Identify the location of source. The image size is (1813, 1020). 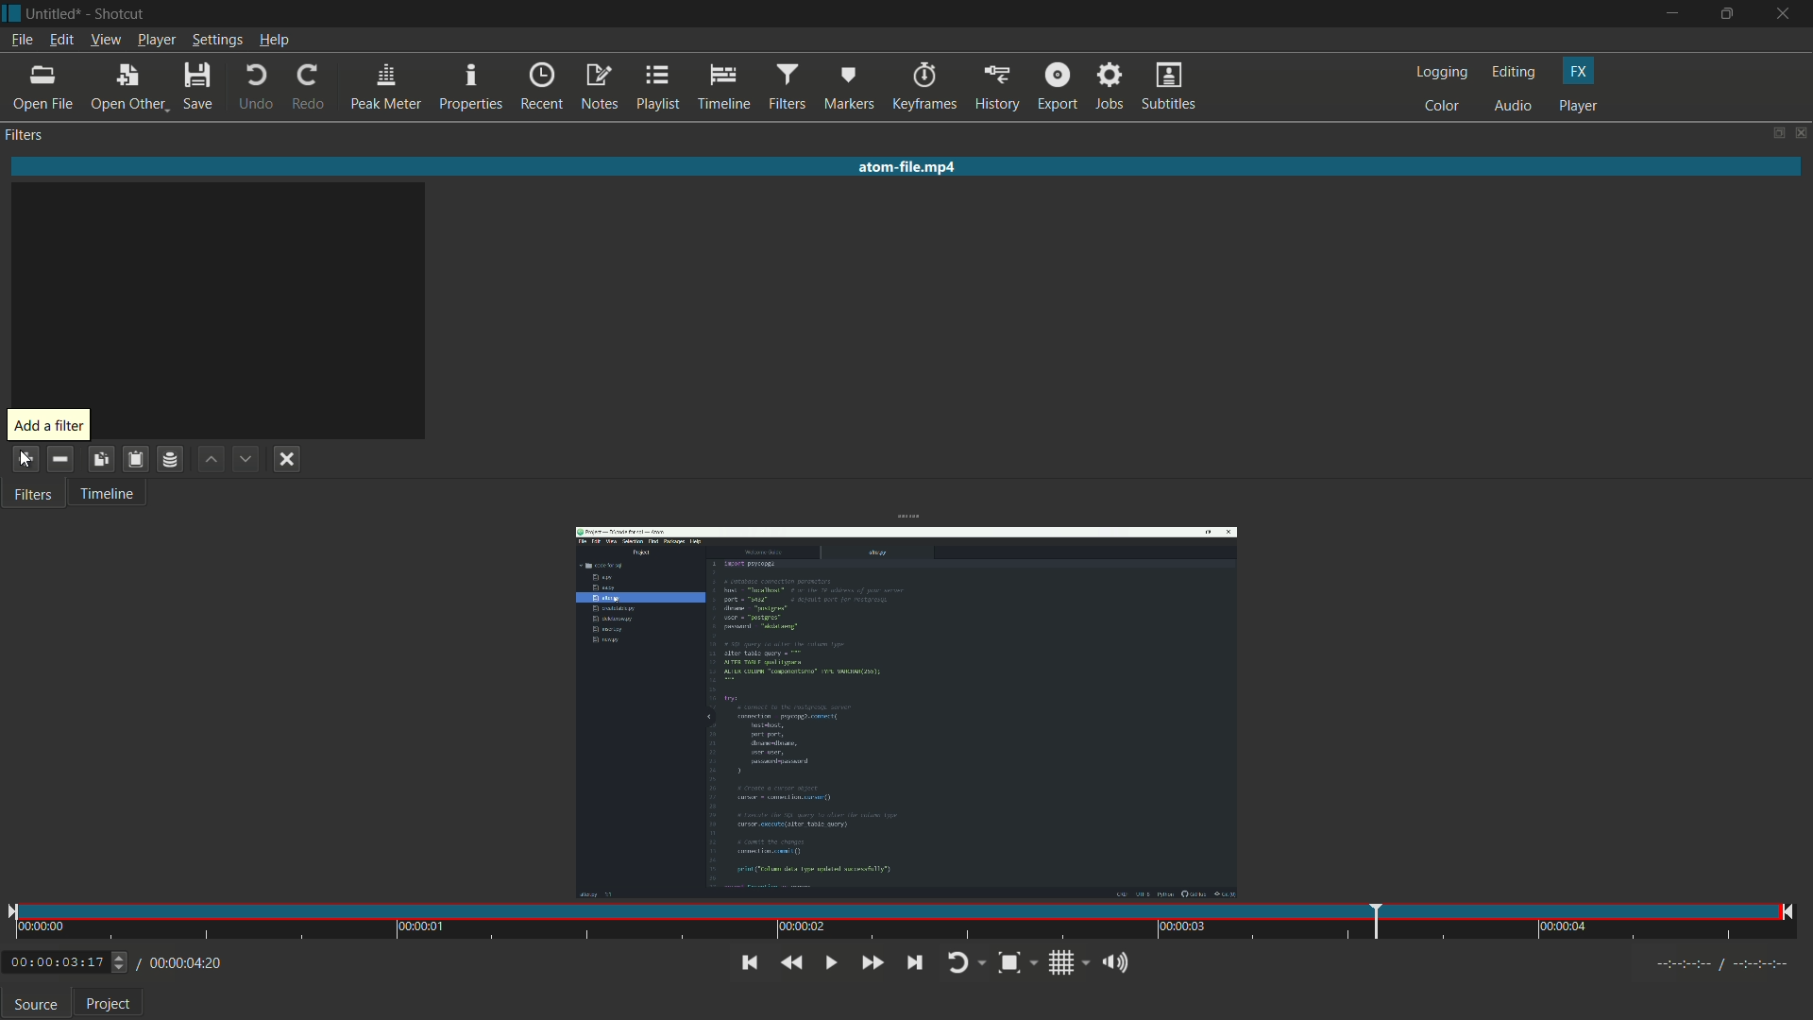
(36, 1005).